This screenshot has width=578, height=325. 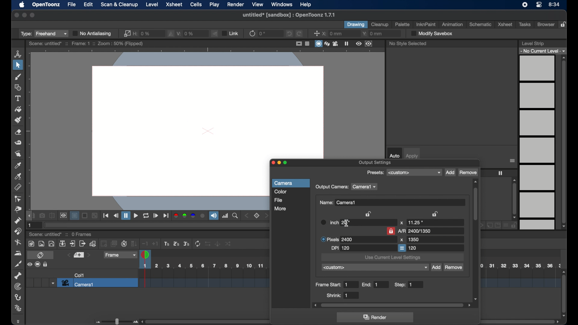 What do you see at coordinates (202, 266) in the screenshot?
I see `scene scale` at bounding box center [202, 266].